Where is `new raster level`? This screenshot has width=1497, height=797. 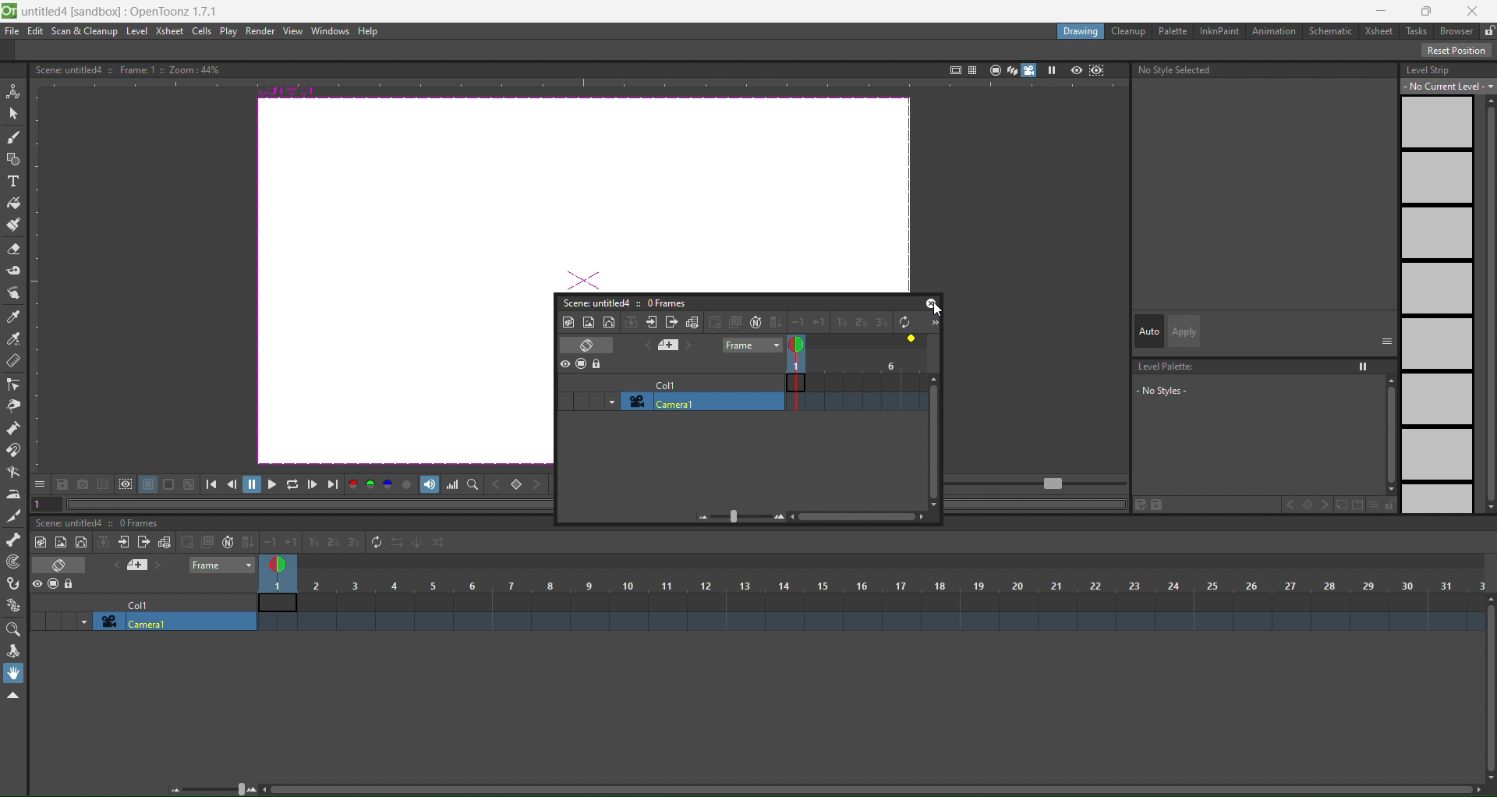
new raster level is located at coordinates (588, 321).